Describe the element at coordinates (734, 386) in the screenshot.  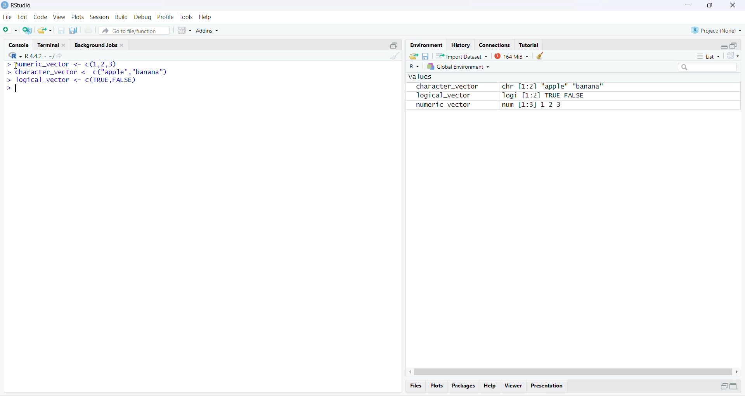
I see `maximize` at that location.